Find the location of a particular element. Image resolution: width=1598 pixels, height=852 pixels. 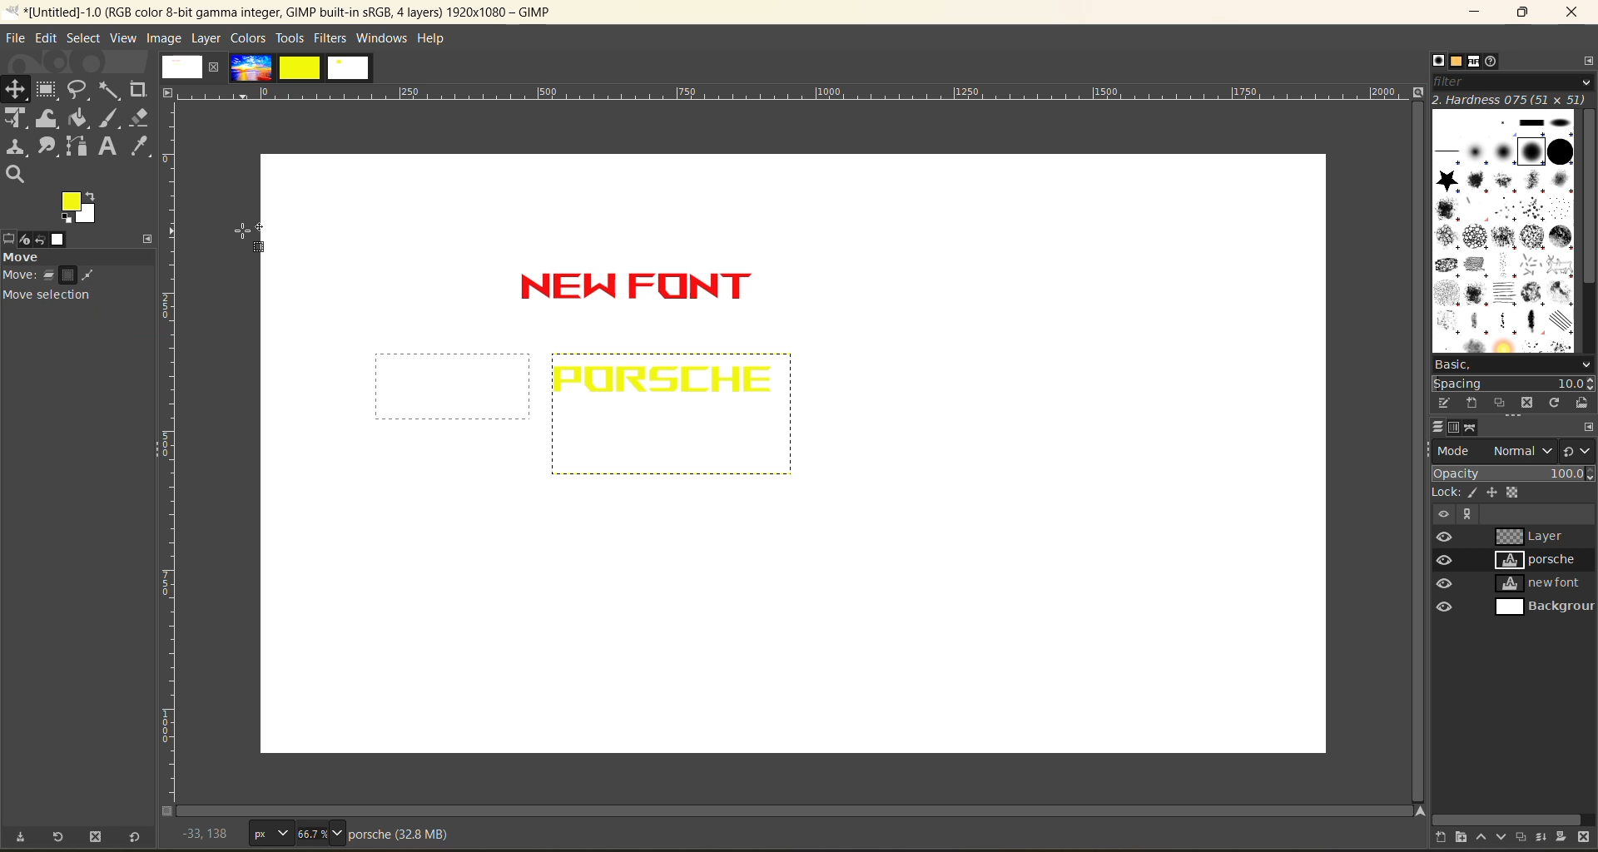

configure is located at coordinates (1588, 60).